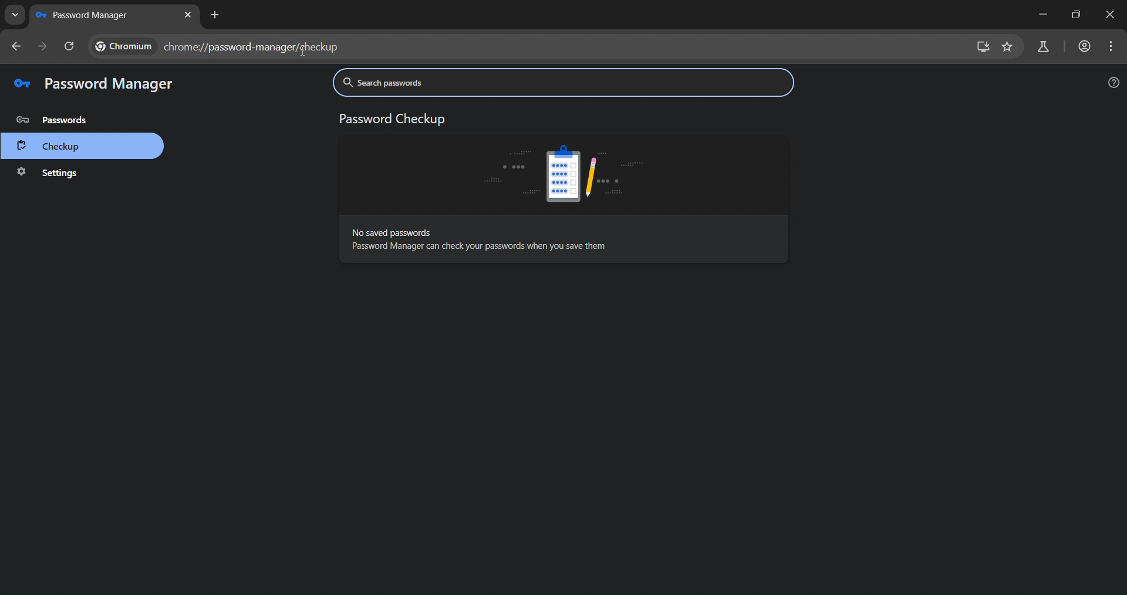  I want to click on bookmark page, so click(1010, 48).